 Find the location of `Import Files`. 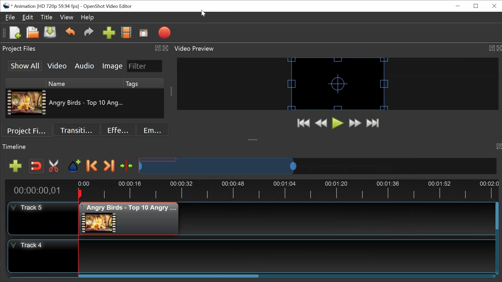

Import Files is located at coordinates (109, 34).